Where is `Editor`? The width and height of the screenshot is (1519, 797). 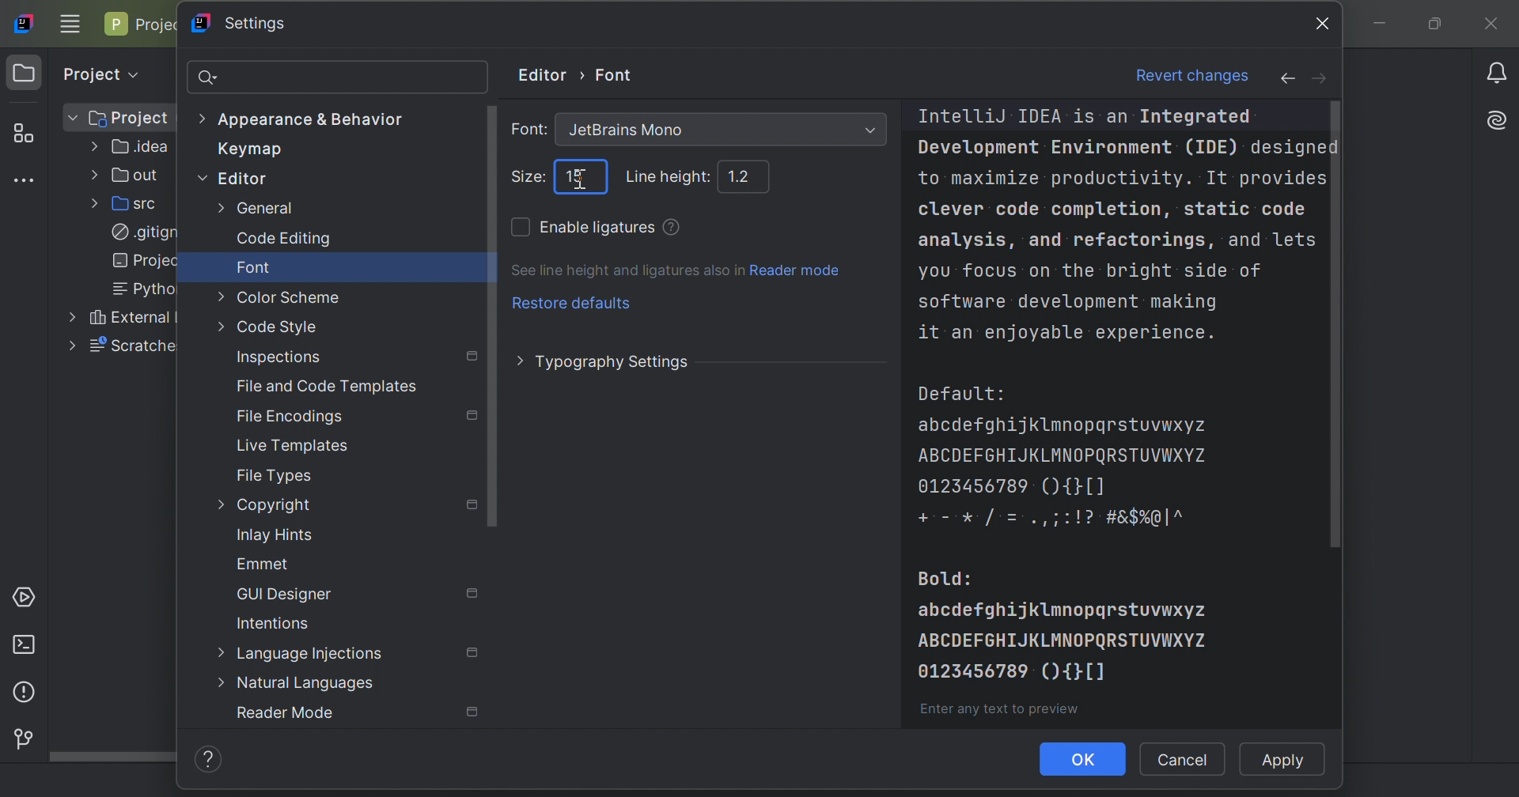 Editor is located at coordinates (540, 74).